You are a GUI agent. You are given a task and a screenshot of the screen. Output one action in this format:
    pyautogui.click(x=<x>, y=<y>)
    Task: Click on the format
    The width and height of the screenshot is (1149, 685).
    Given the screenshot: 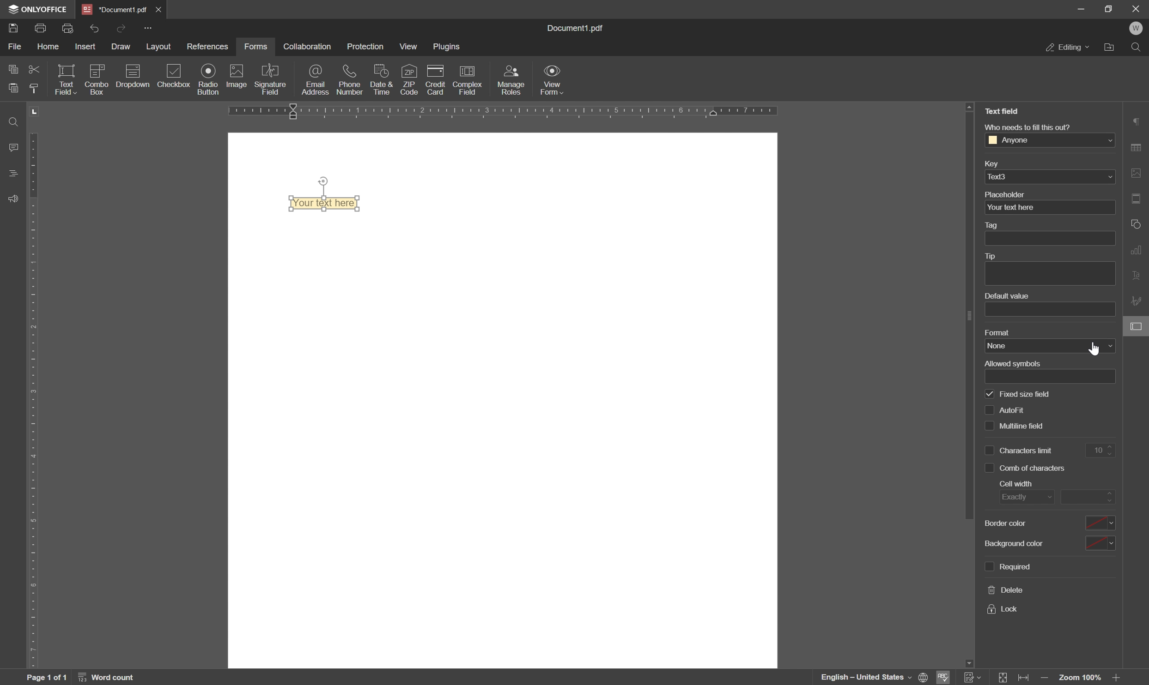 What is the action you would take?
    pyautogui.click(x=996, y=331)
    